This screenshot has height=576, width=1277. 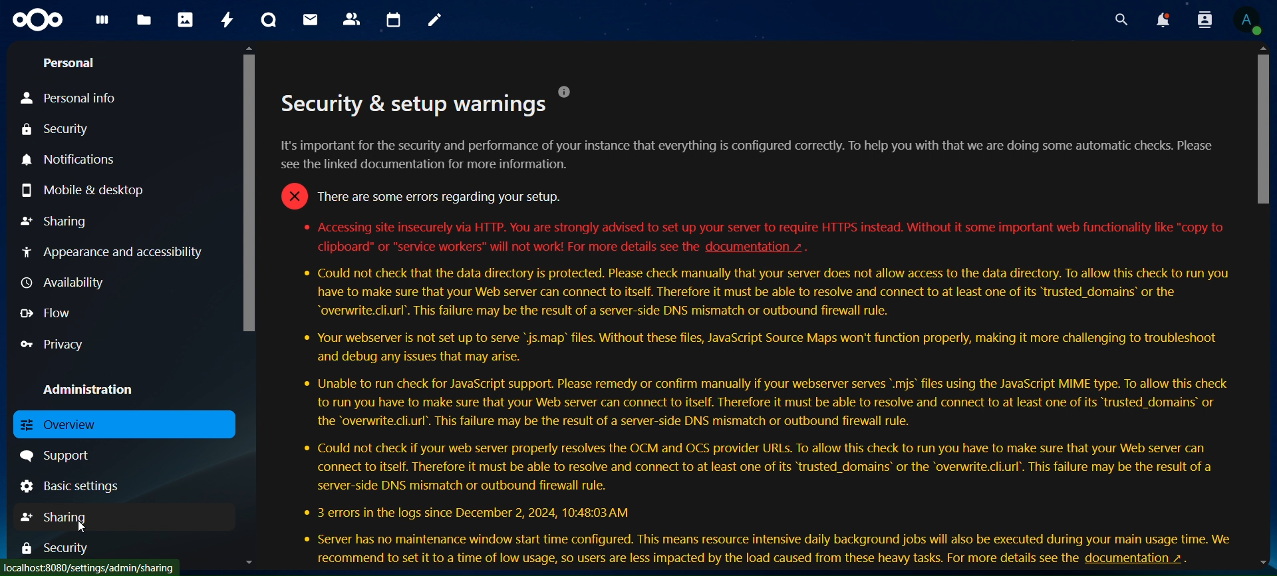 I want to click on files, so click(x=143, y=21).